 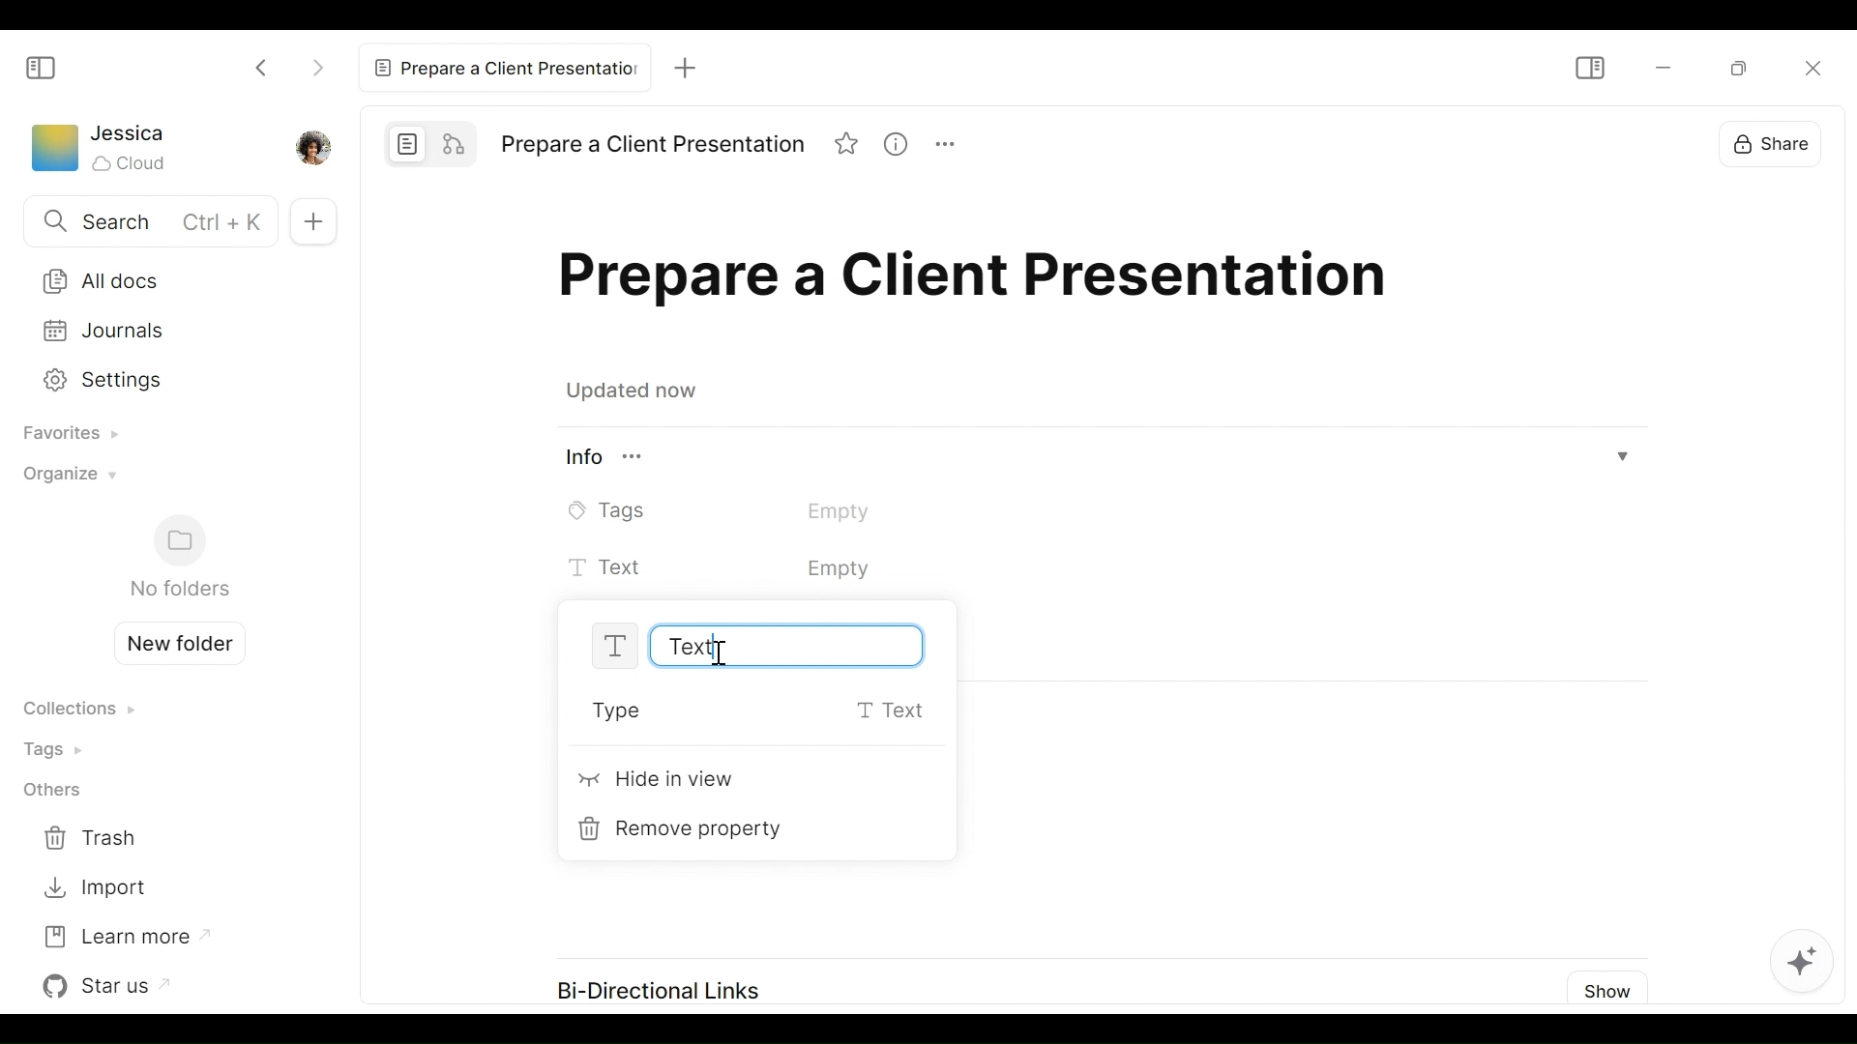 I want to click on Type, so click(x=767, y=712).